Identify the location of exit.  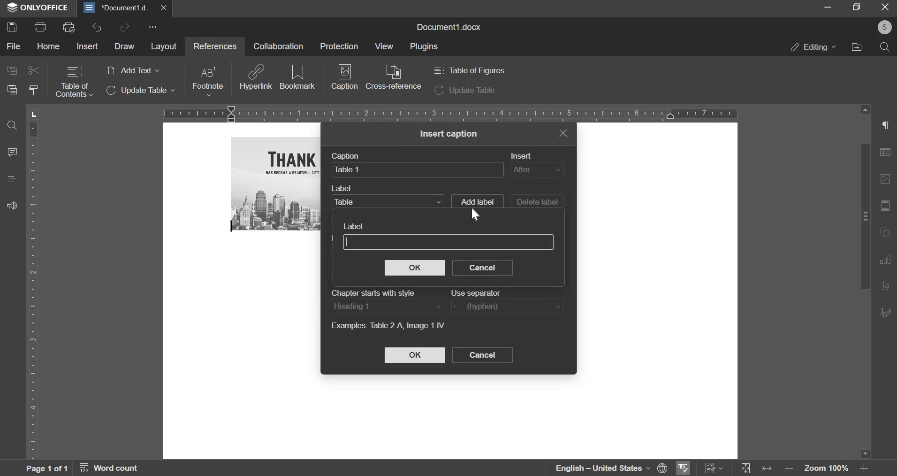
(886, 8).